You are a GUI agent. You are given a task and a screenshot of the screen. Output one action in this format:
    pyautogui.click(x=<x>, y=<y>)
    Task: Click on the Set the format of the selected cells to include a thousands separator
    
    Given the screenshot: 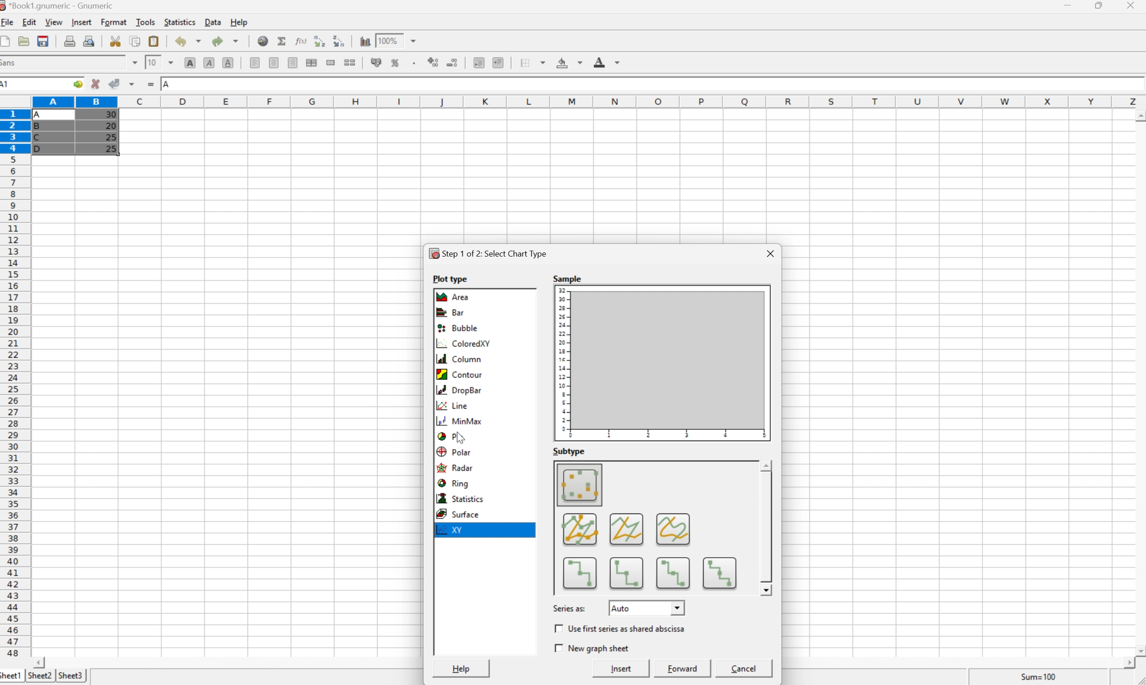 What is the action you would take?
    pyautogui.click(x=414, y=63)
    